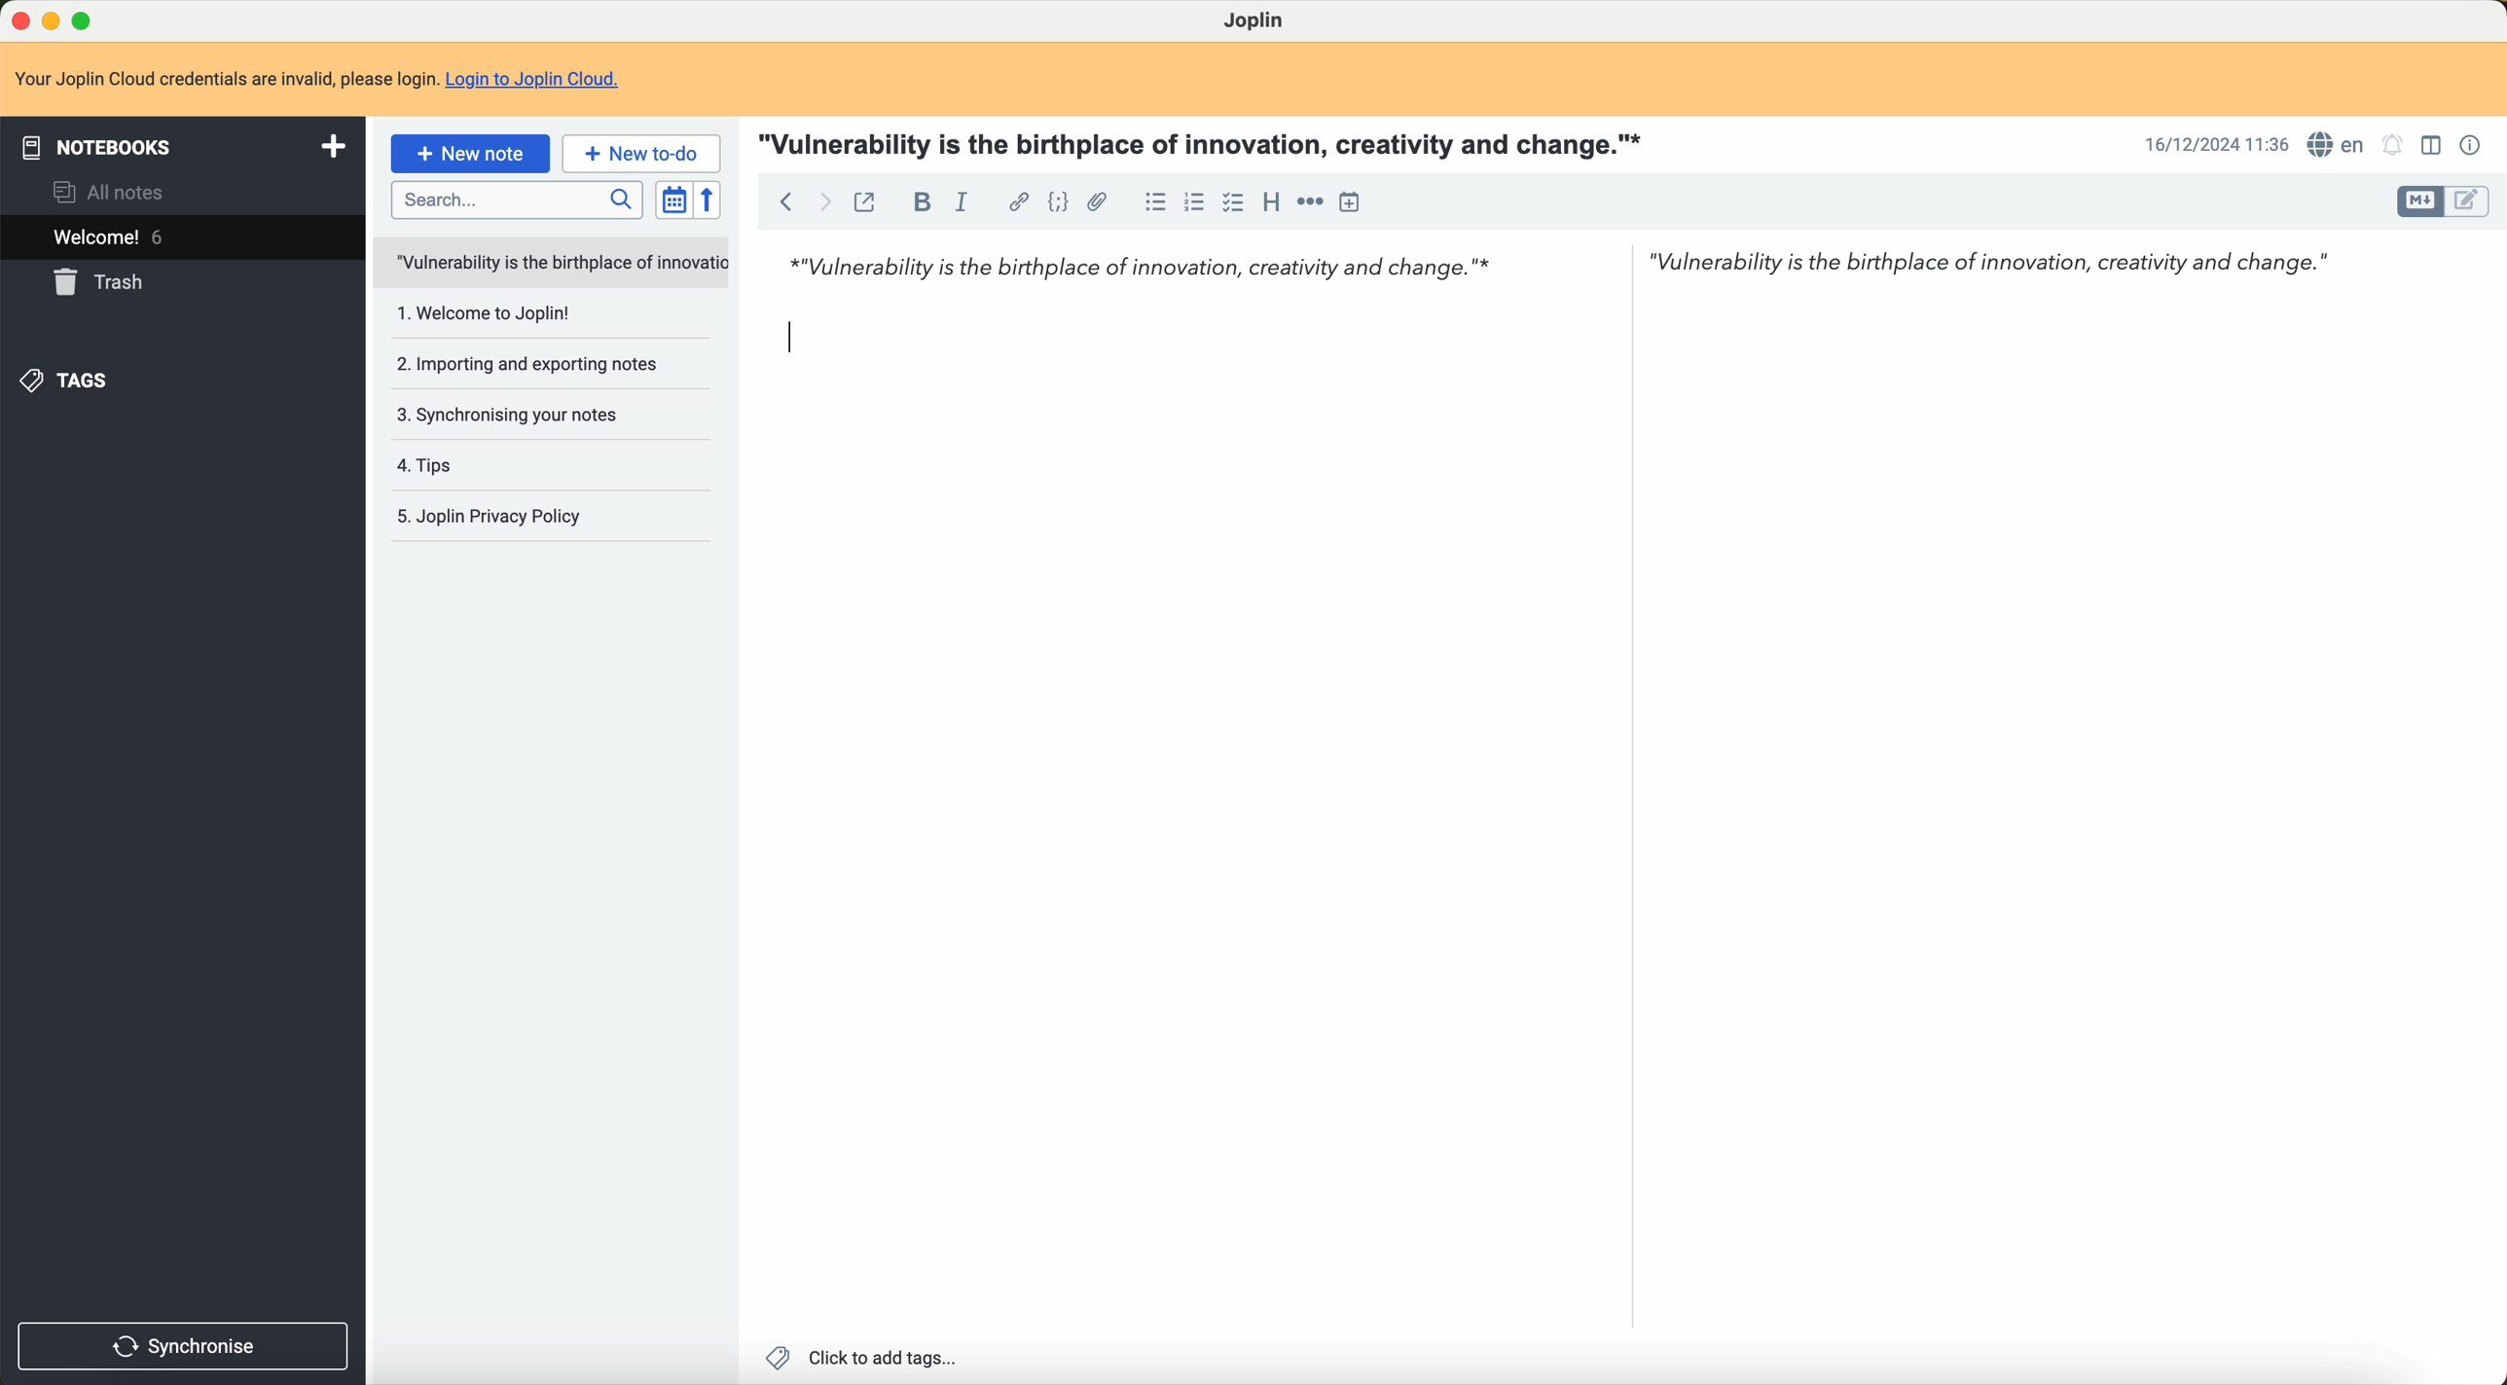 The image size is (2507, 1385). I want to click on *"Vulnerability is the birthplace of innovation, creativity and change.”, so click(1156, 267).